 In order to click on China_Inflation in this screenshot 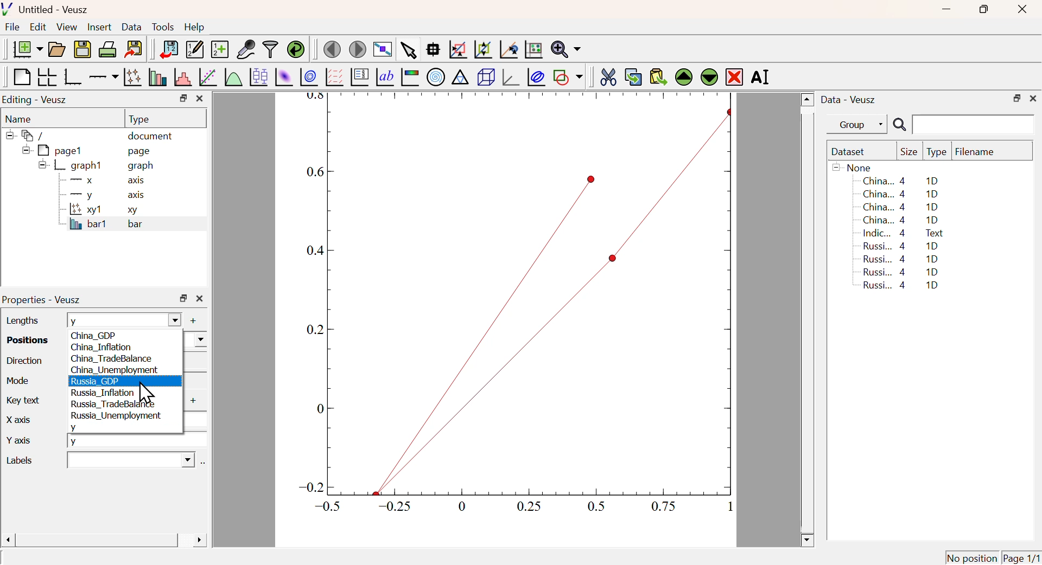, I will do `click(101, 348)`.